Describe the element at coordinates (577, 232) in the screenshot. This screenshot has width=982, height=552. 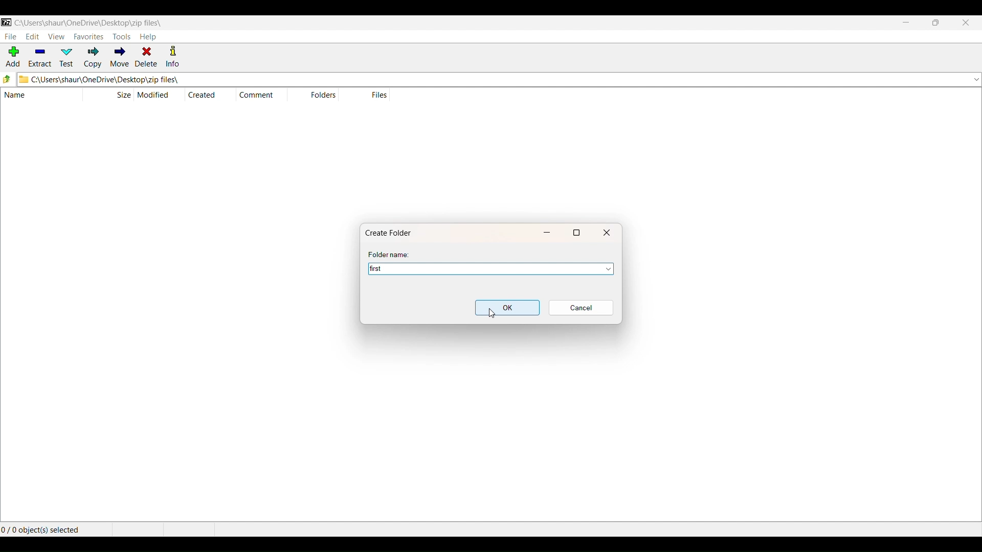
I see `maximize` at that location.